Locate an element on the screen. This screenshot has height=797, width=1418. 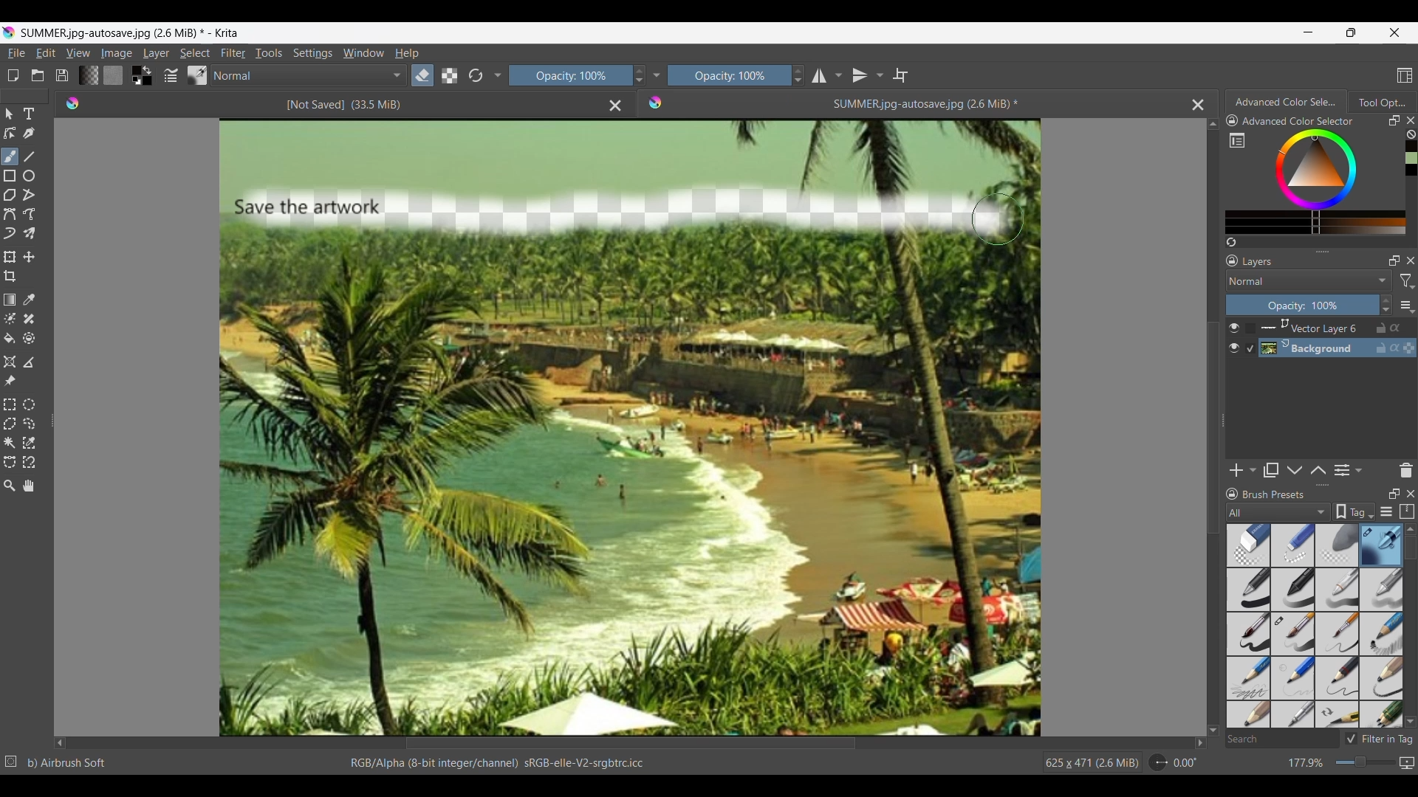
Tools is located at coordinates (269, 53).